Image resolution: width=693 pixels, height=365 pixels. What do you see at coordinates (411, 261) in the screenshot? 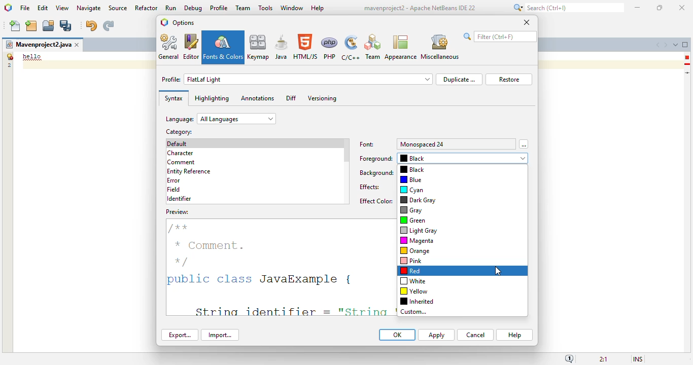
I see `pink` at bounding box center [411, 261].